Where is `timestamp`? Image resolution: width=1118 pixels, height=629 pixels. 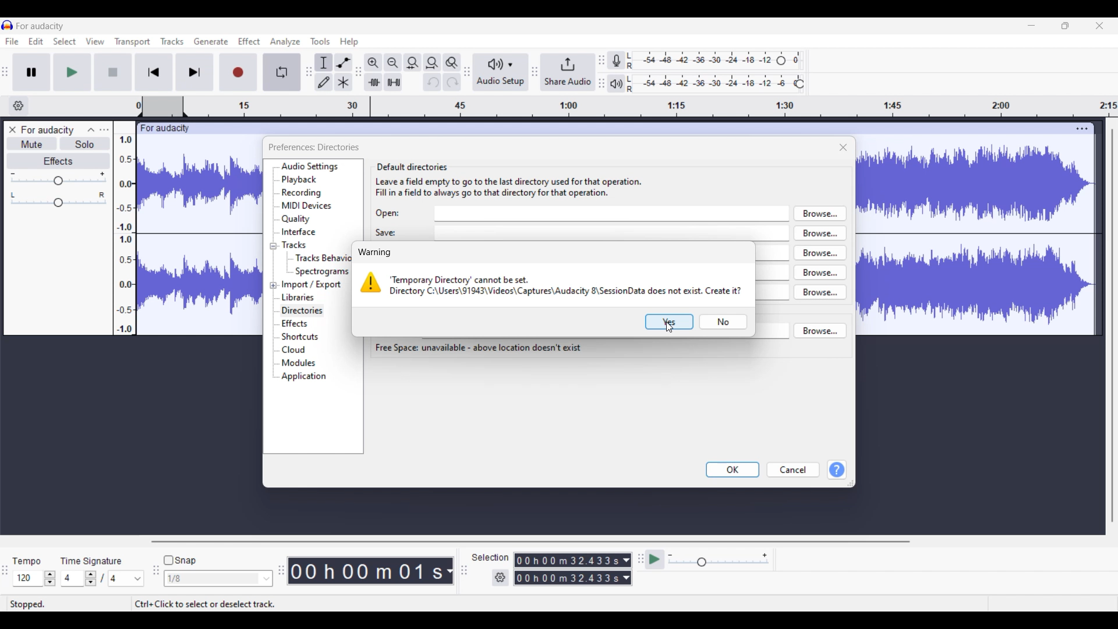 timestamp is located at coordinates (627, 107).